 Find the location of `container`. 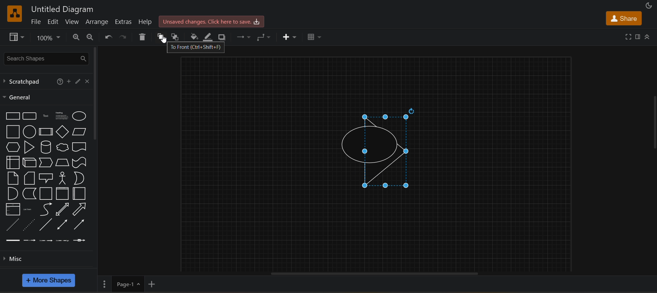

container is located at coordinates (79, 193).